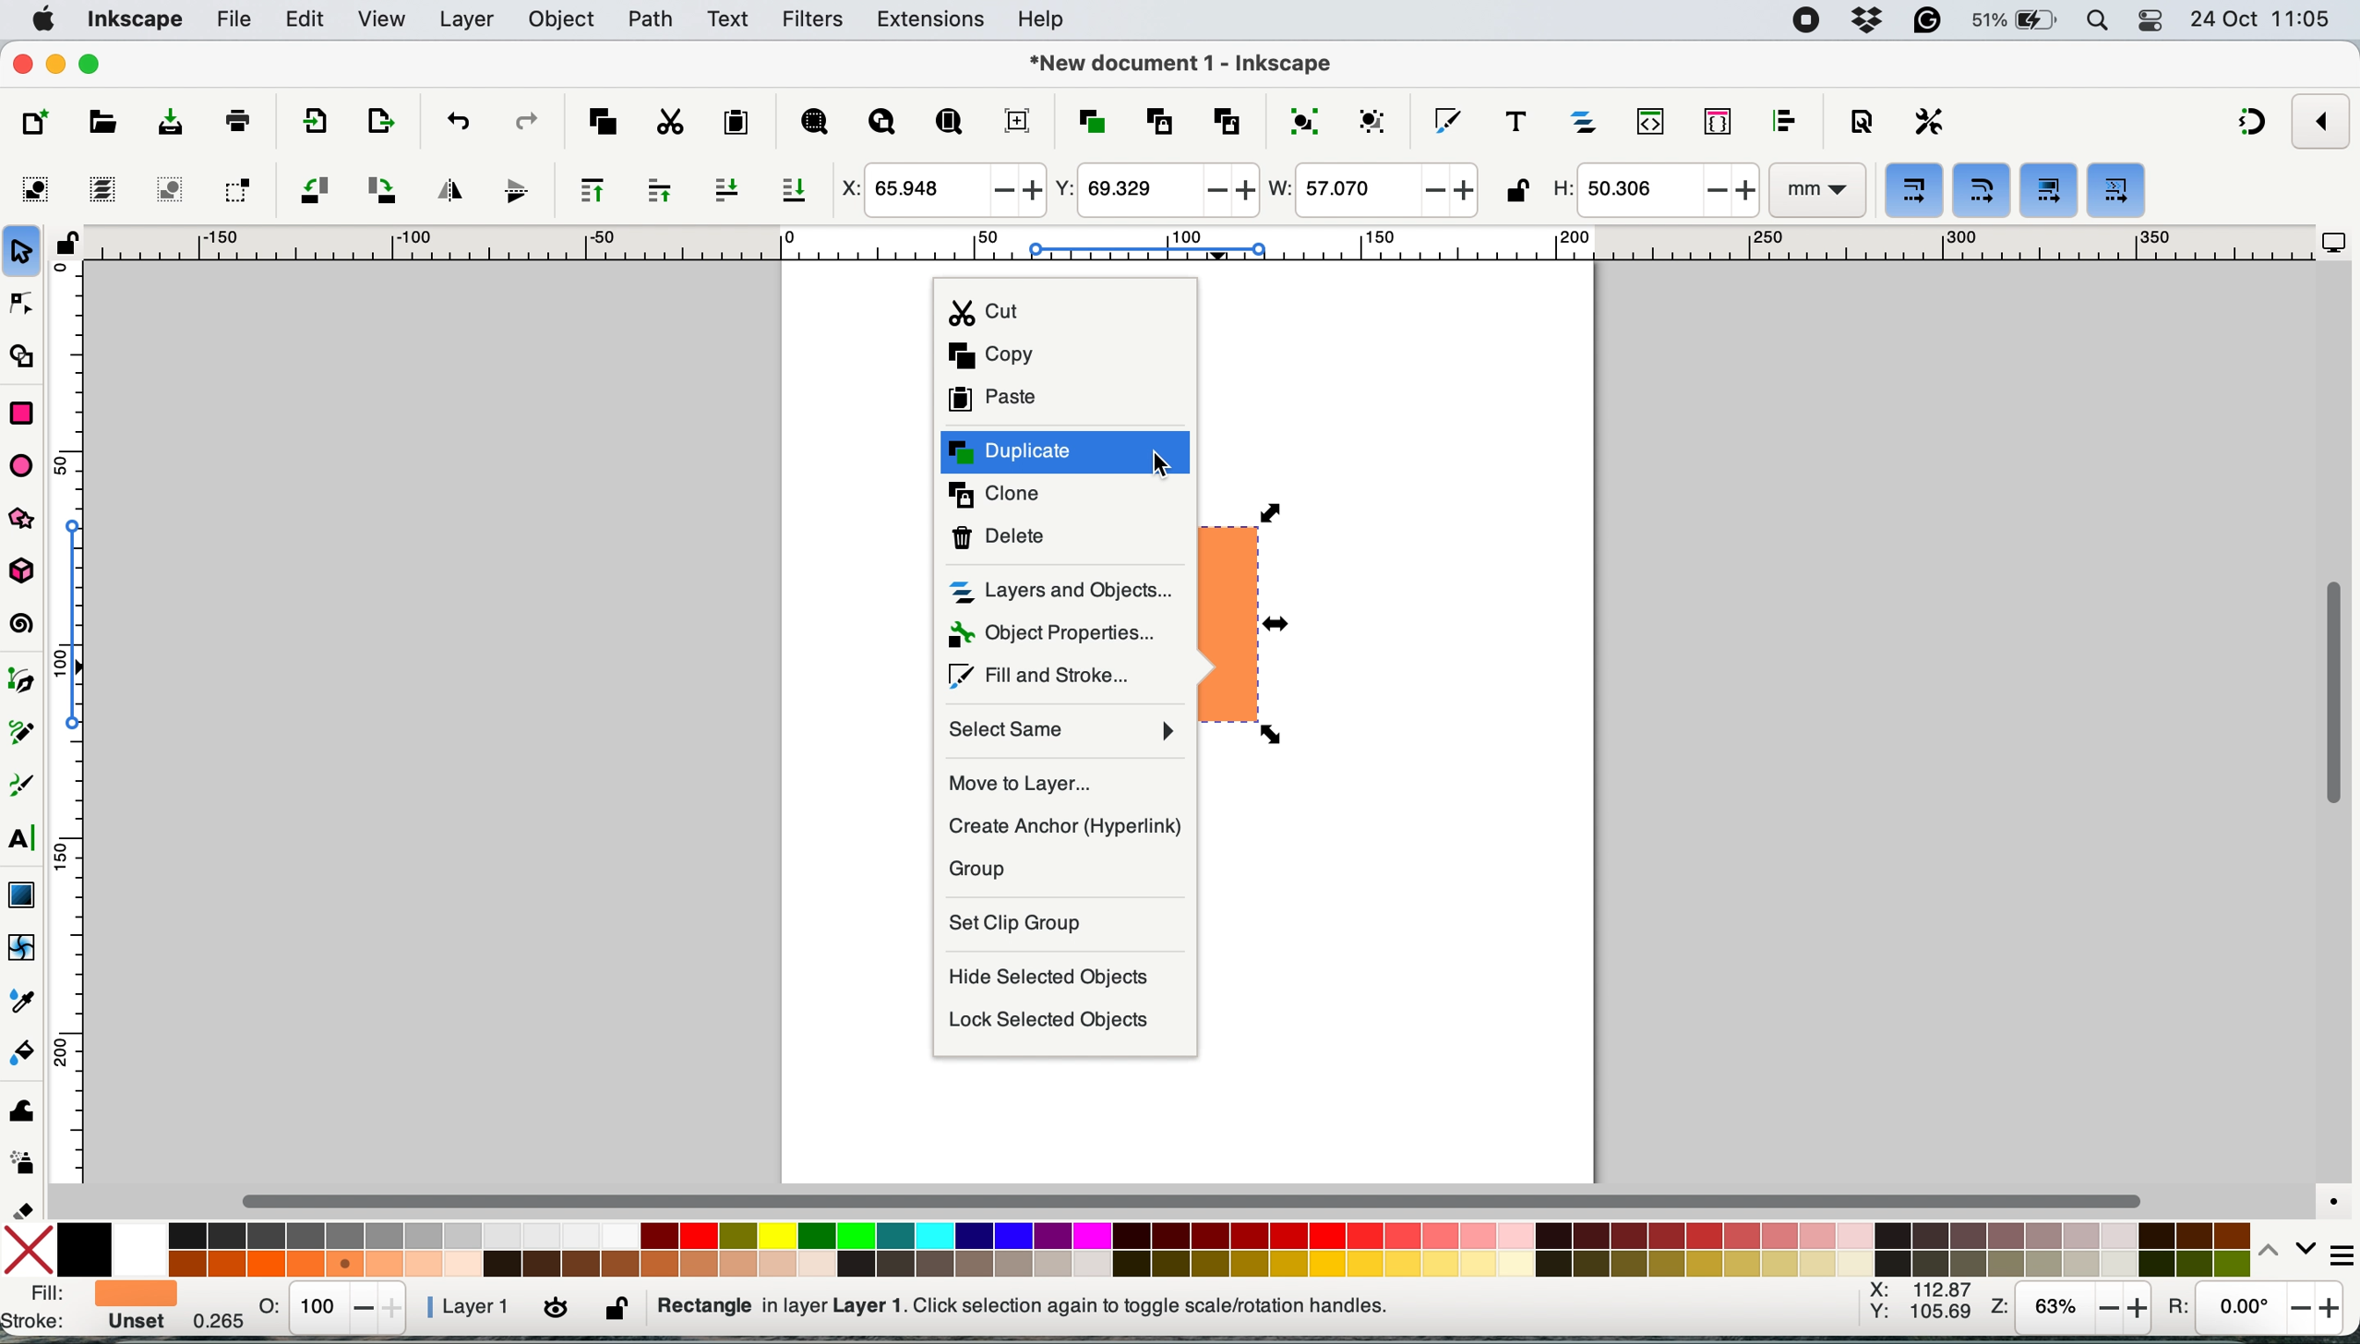 Image resolution: width=2360 pixels, height=1344 pixels. Describe the element at coordinates (1197, 248) in the screenshot. I see `horizontal scale` at that location.